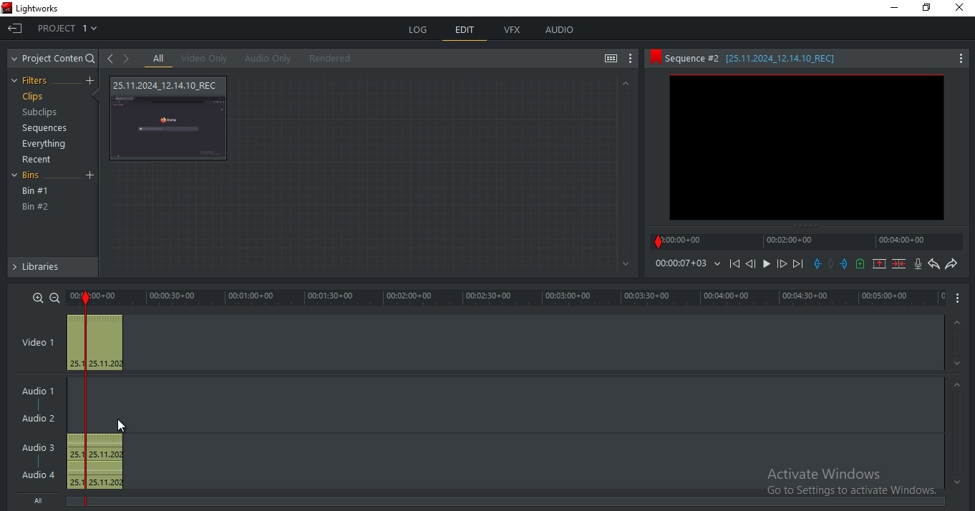 The width and height of the screenshot is (975, 511). Describe the element at coordinates (880, 263) in the screenshot. I see `remove marked section` at that location.